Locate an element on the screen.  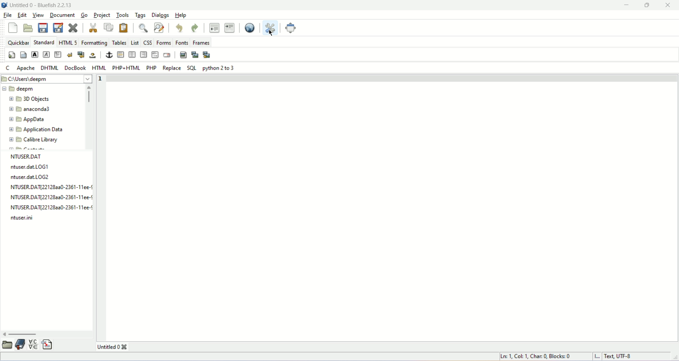
workspace is located at coordinates (394, 207).